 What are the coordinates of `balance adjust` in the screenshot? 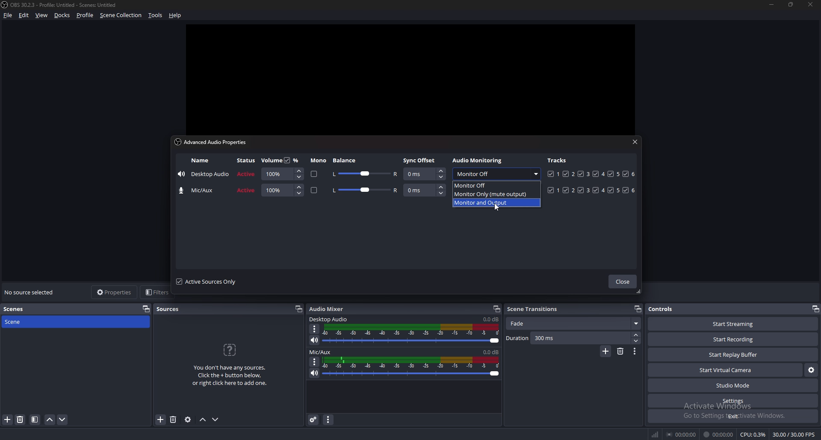 It's located at (366, 173).